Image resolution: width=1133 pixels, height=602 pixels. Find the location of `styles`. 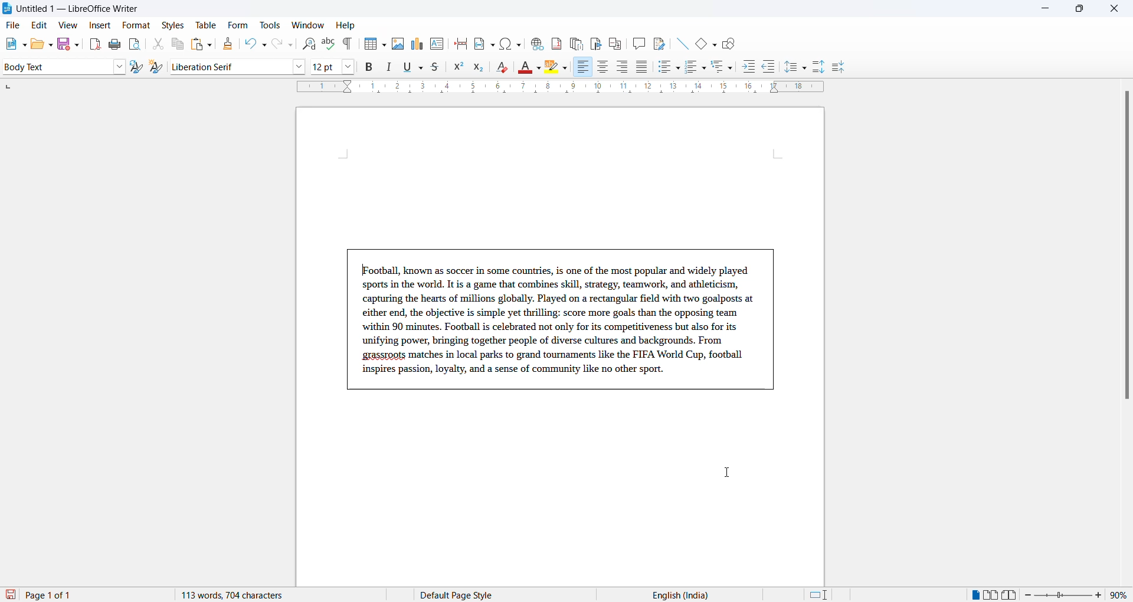

styles is located at coordinates (172, 24).